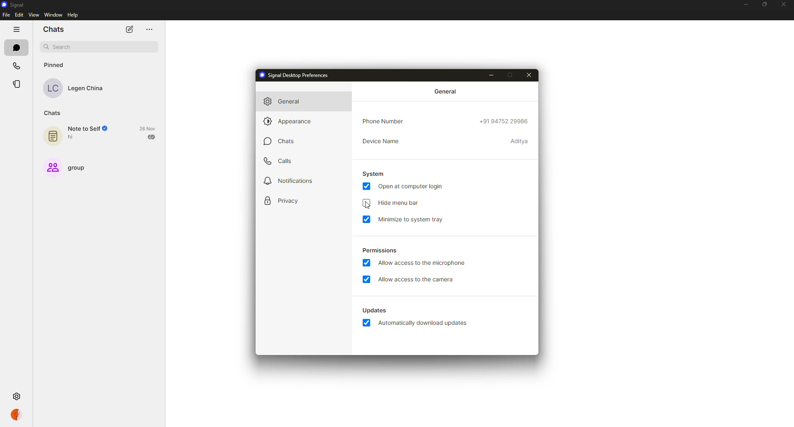  What do you see at coordinates (366, 263) in the screenshot?
I see `enabled` at bounding box center [366, 263].